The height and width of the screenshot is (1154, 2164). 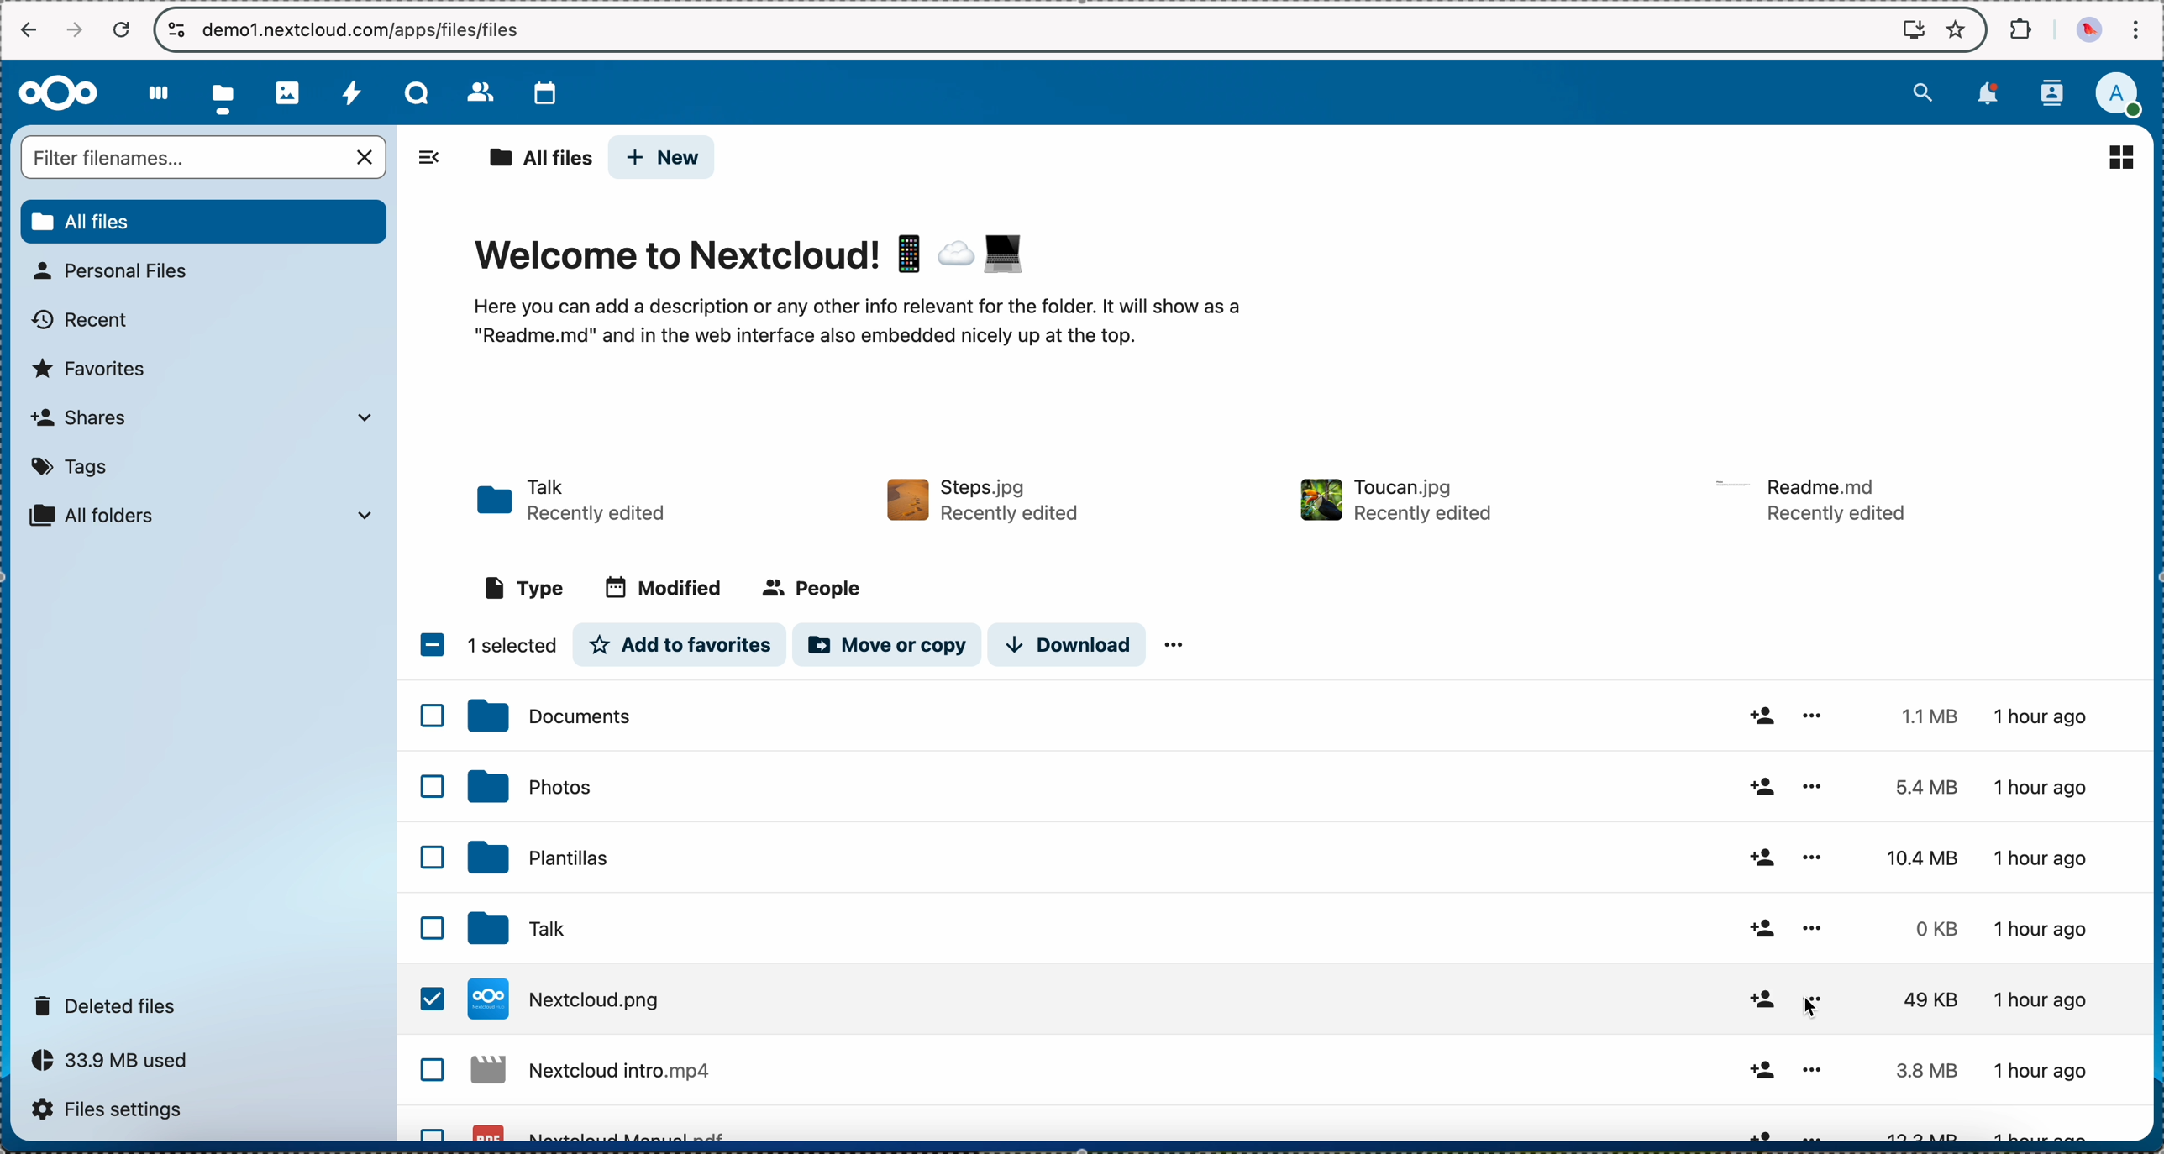 I want to click on controls, so click(x=177, y=30).